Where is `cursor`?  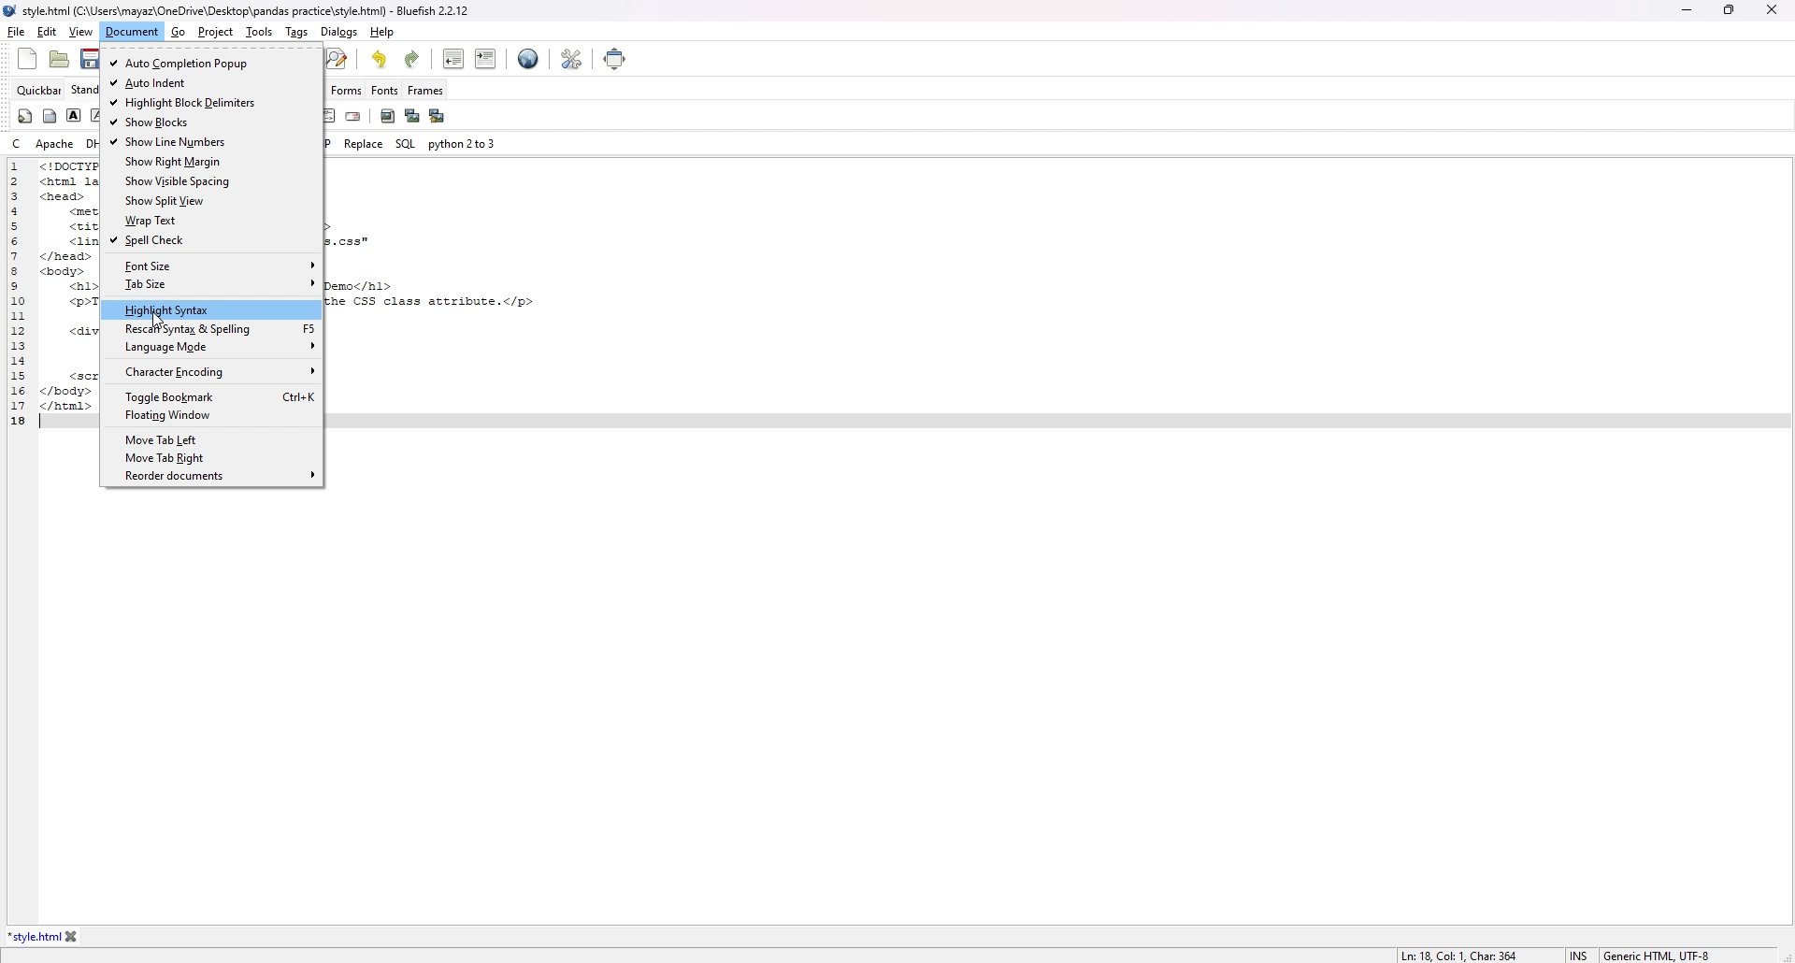 cursor is located at coordinates (160, 319).